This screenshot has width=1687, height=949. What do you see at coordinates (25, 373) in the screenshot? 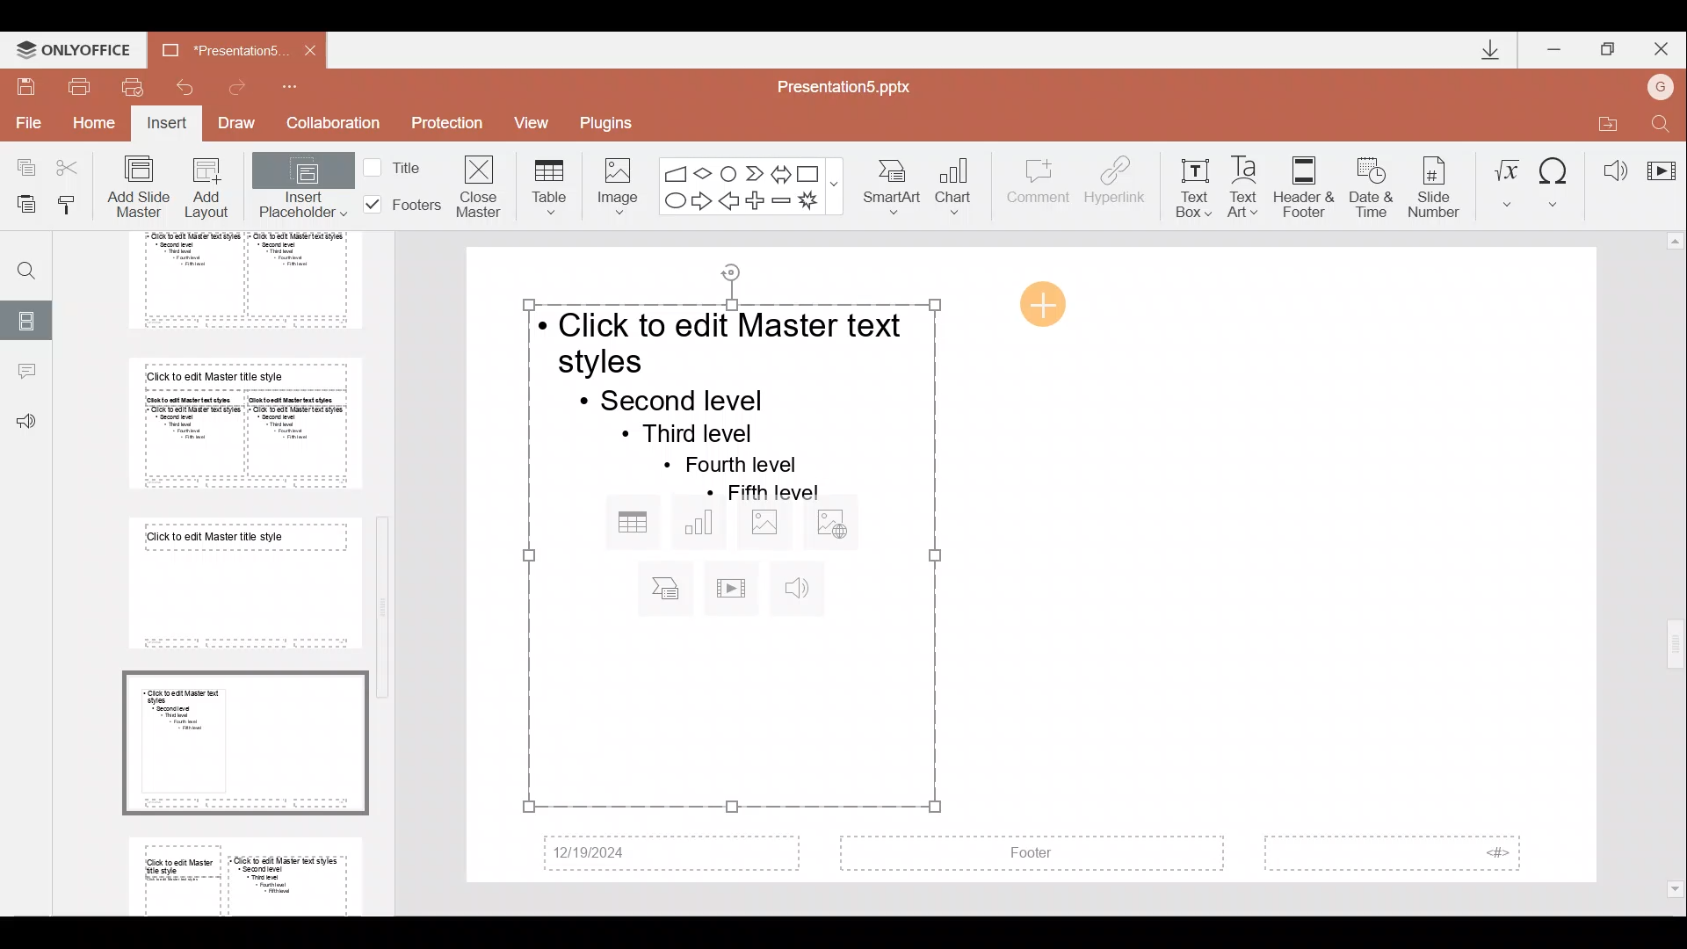
I see `Comments` at bounding box center [25, 373].